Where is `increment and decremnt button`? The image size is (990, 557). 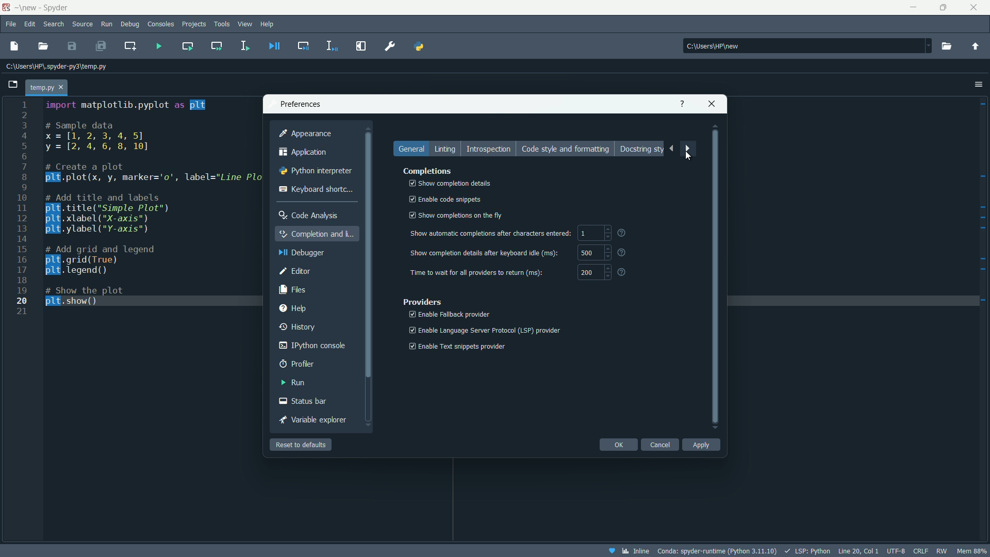
increment and decremnt button is located at coordinates (606, 233).